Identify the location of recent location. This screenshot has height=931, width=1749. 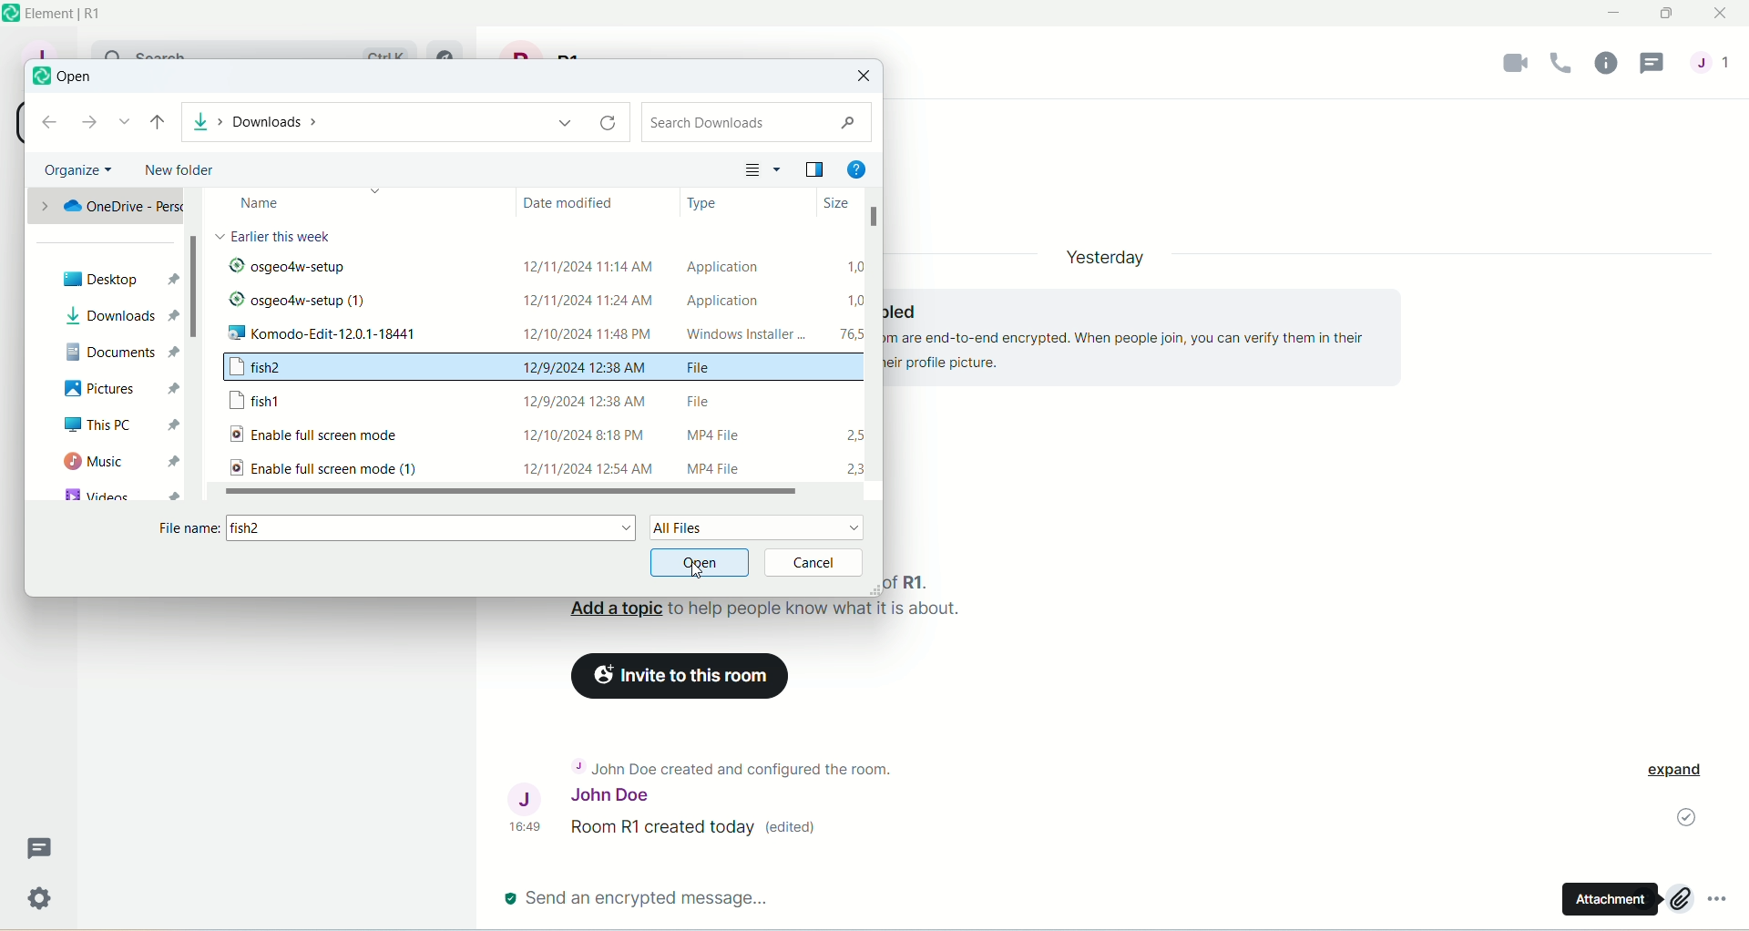
(124, 124).